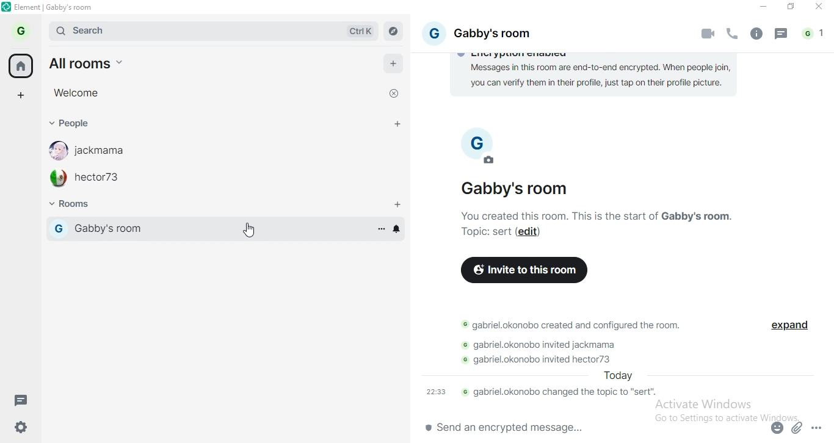 The image size is (834, 443). Describe the element at coordinates (55, 150) in the screenshot. I see `Profile image` at that location.